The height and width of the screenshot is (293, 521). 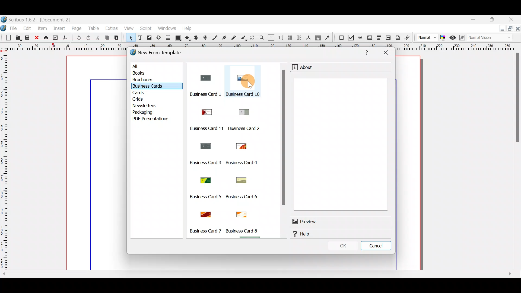 I want to click on Business Card 7, so click(x=205, y=231).